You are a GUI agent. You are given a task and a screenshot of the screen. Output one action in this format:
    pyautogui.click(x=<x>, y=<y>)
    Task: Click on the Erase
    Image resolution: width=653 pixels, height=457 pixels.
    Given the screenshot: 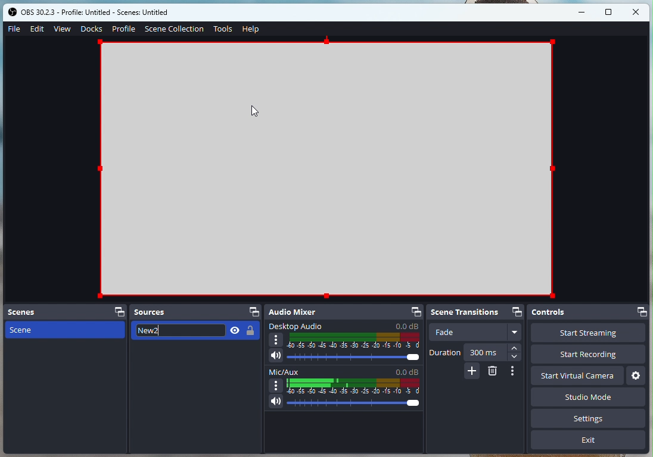 What is the action you would take?
    pyautogui.click(x=493, y=372)
    